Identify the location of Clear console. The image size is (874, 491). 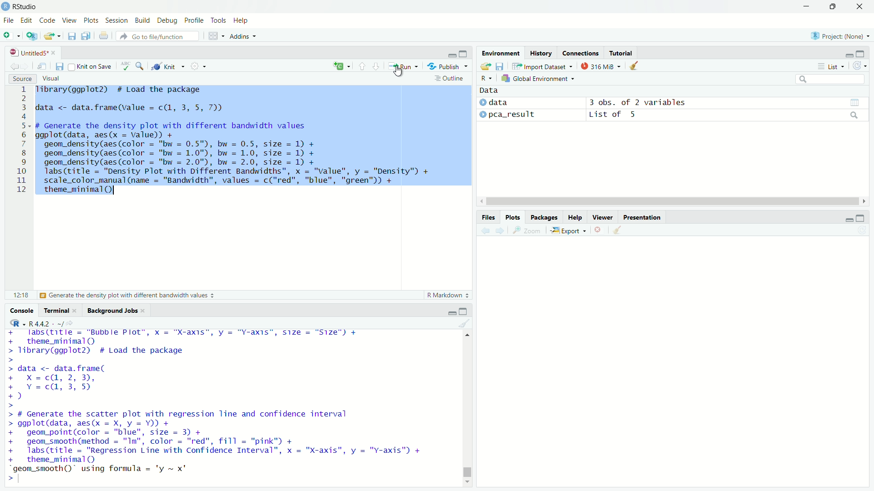
(465, 323).